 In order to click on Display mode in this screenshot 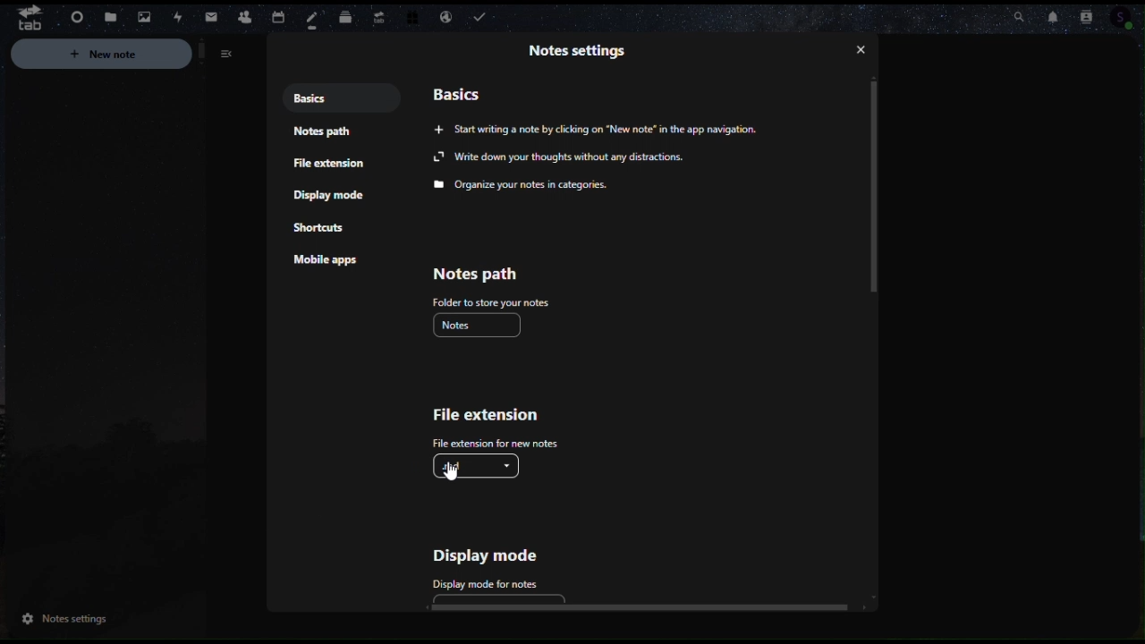, I will do `click(496, 555)`.